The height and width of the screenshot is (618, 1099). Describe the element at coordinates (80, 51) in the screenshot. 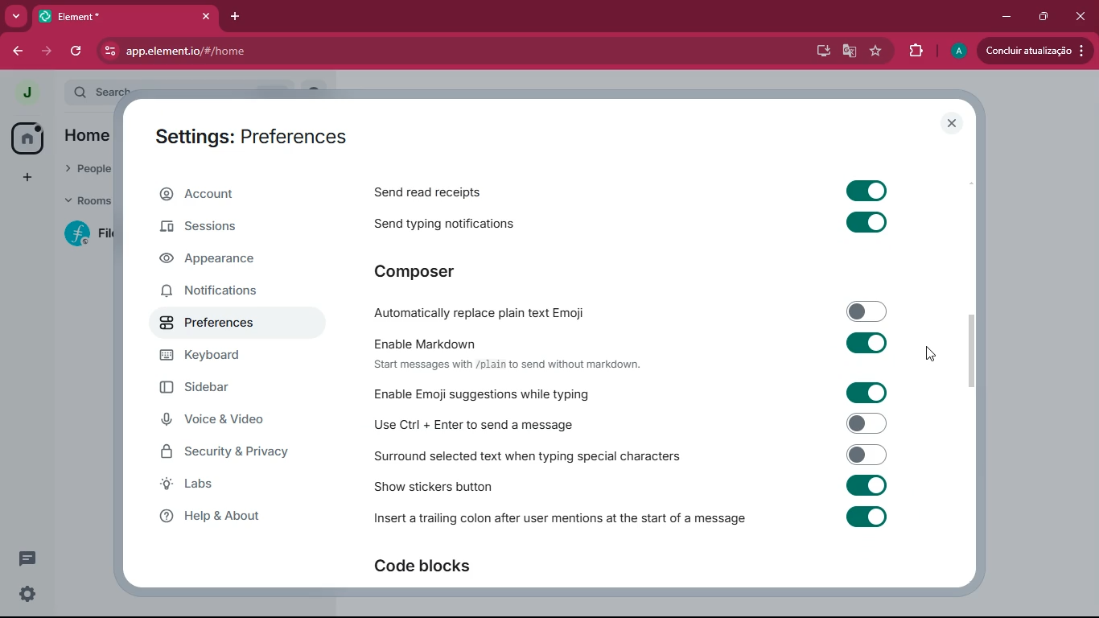

I see `refresh` at that location.